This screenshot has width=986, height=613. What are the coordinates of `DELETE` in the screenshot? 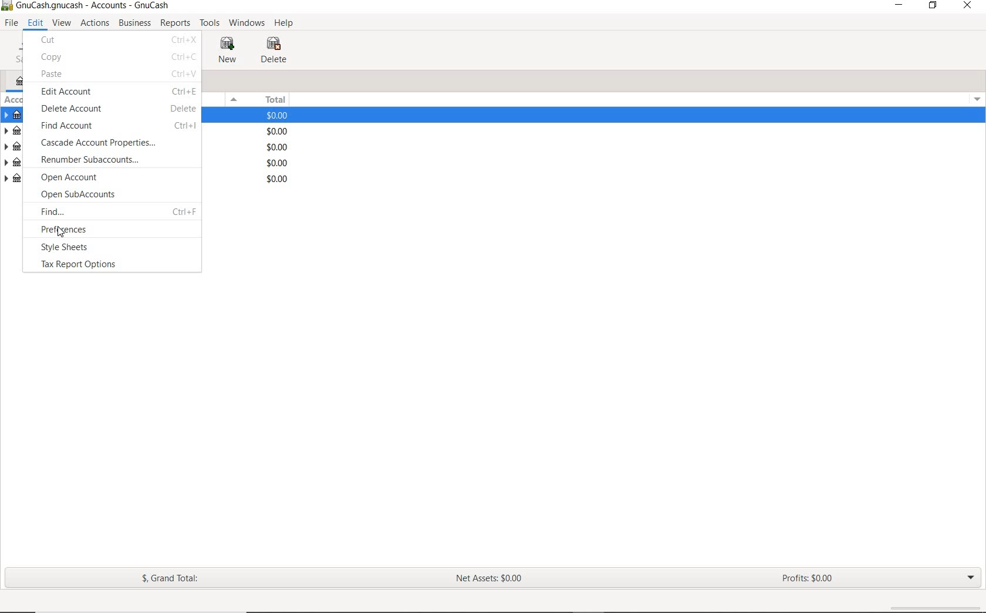 It's located at (276, 50).